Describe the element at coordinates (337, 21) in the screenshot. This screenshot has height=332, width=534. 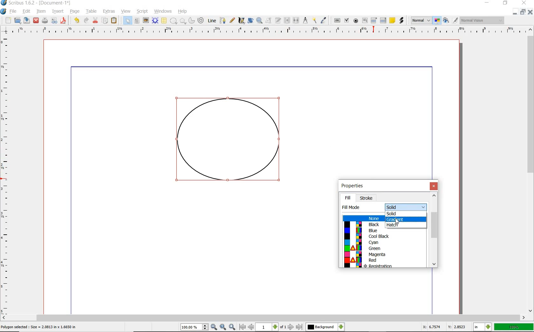
I see `PDF PUSH BUTTON` at that location.